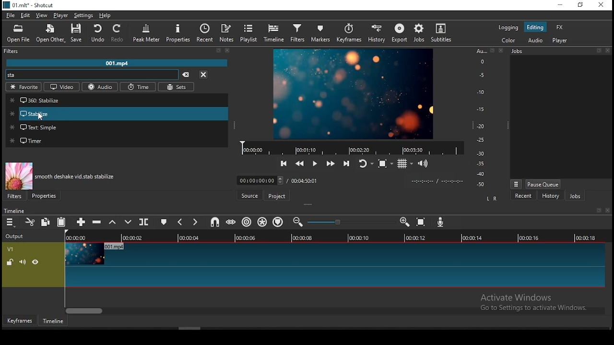  I want to click on color, so click(508, 39).